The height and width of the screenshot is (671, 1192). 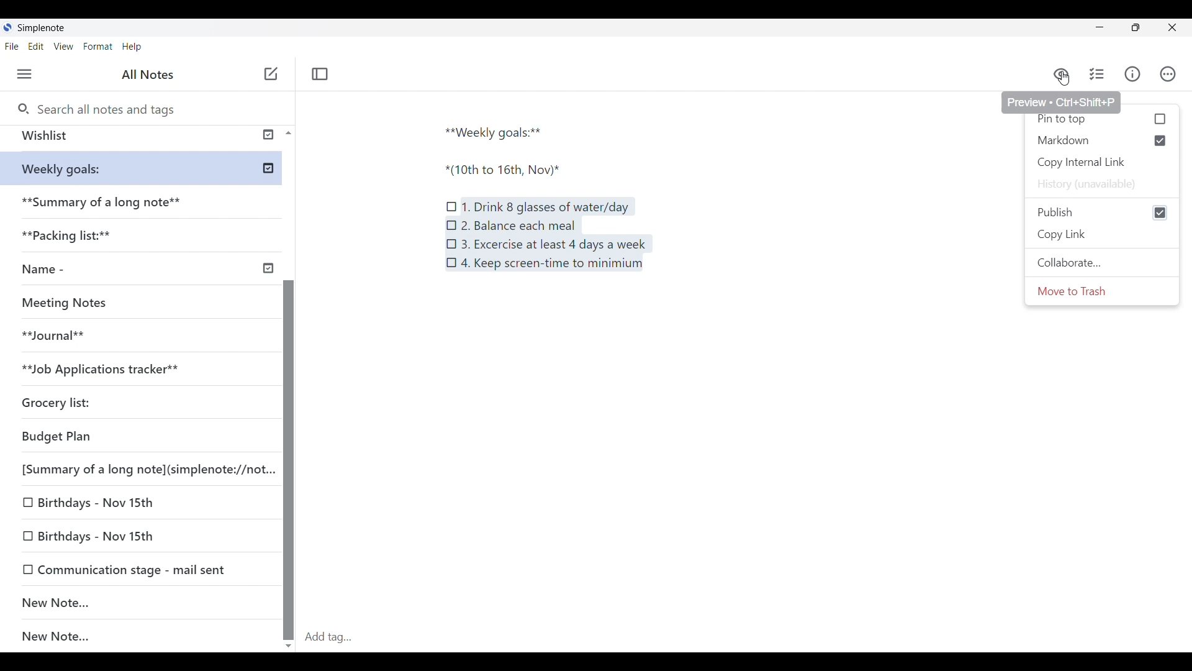 What do you see at coordinates (1100, 30) in the screenshot?
I see `minimize` at bounding box center [1100, 30].